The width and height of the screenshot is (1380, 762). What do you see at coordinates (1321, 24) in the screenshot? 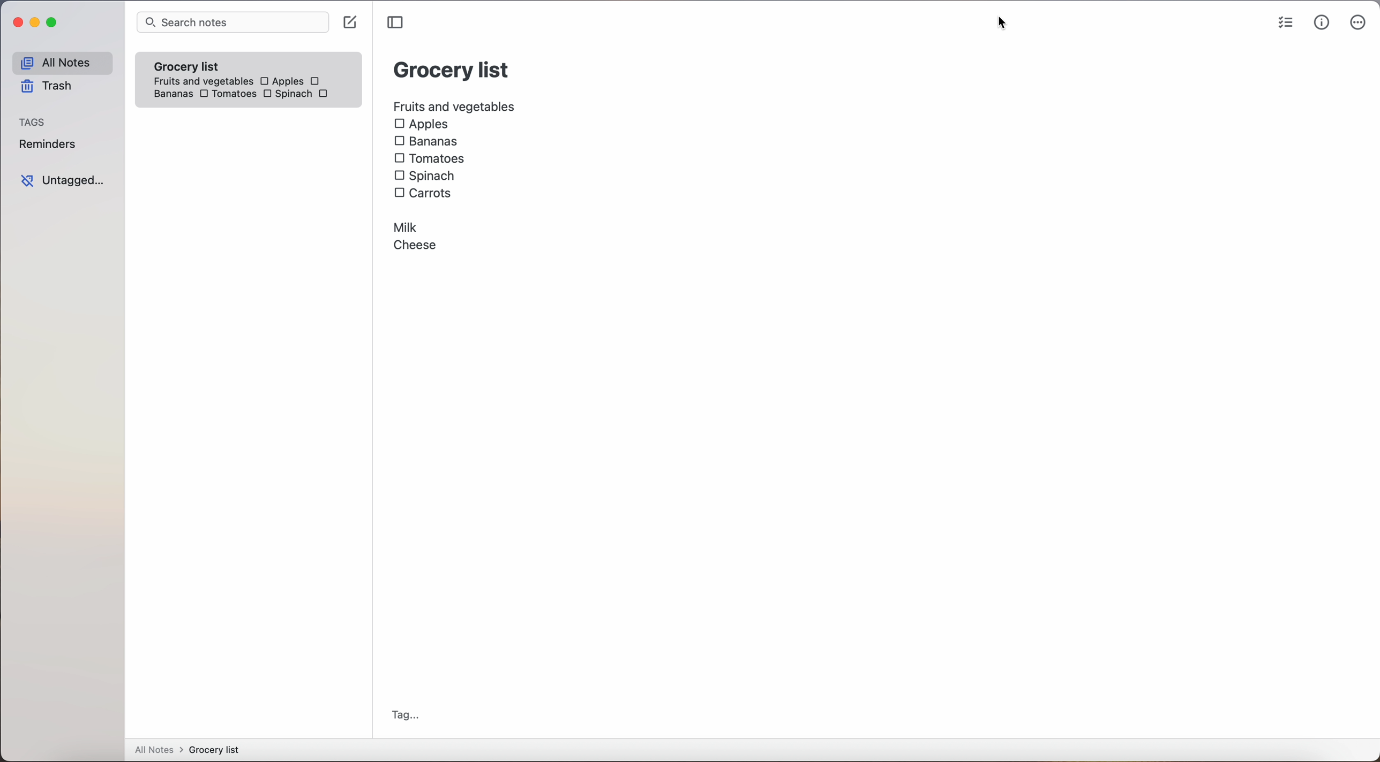
I see `metrics` at bounding box center [1321, 24].